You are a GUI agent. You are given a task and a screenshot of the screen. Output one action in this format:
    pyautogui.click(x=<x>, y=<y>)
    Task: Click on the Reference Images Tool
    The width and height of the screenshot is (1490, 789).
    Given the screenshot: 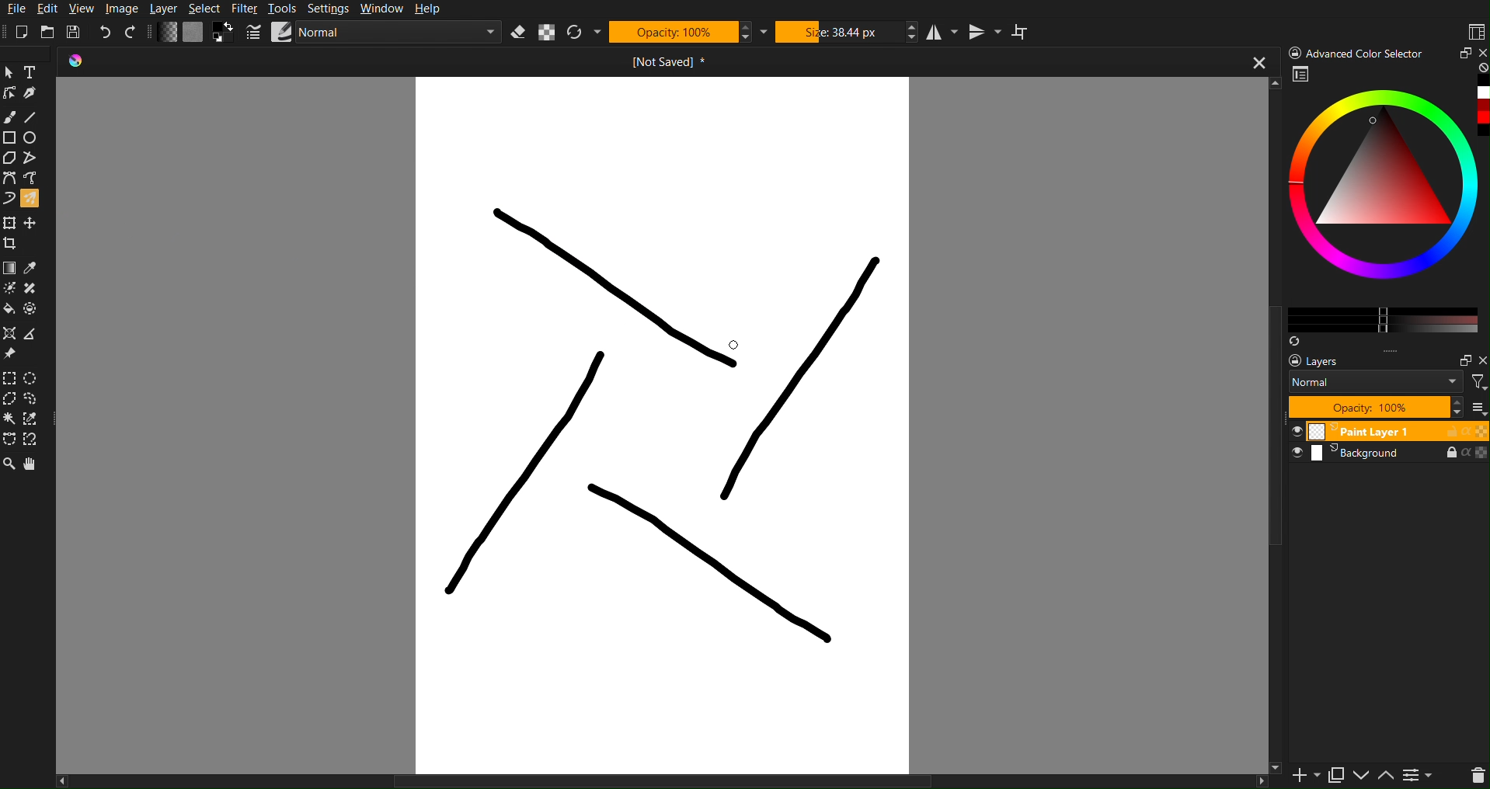 What is the action you would take?
    pyautogui.click(x=11, y=354)
    